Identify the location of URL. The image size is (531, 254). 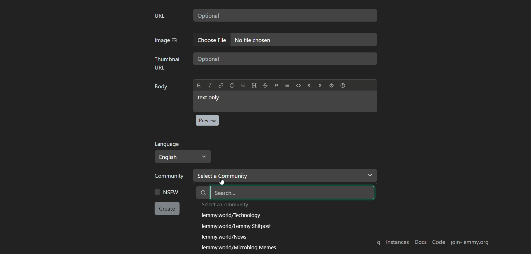
(160, 16).